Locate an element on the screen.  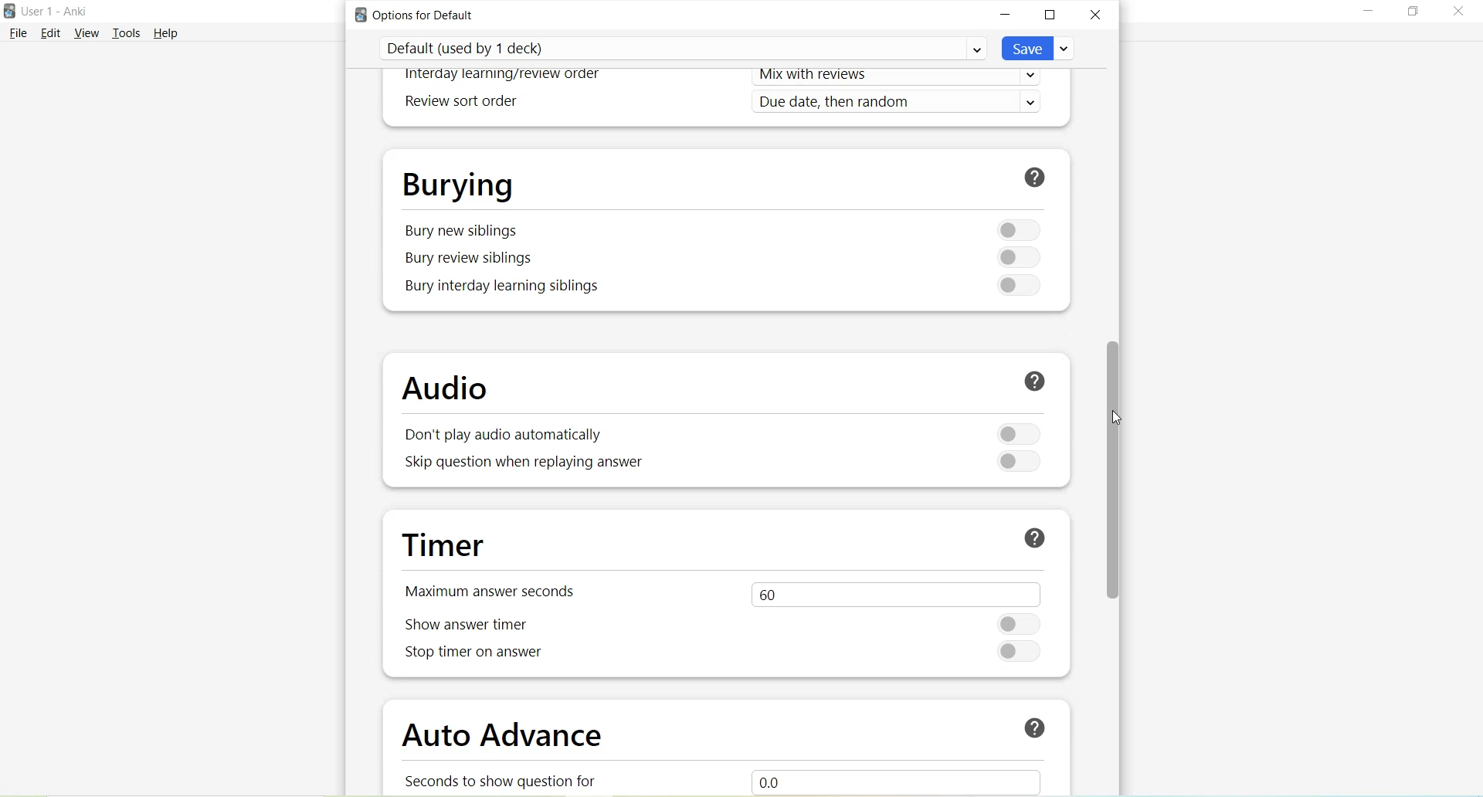
Bury review siblings is located at coordinates (471, 259).